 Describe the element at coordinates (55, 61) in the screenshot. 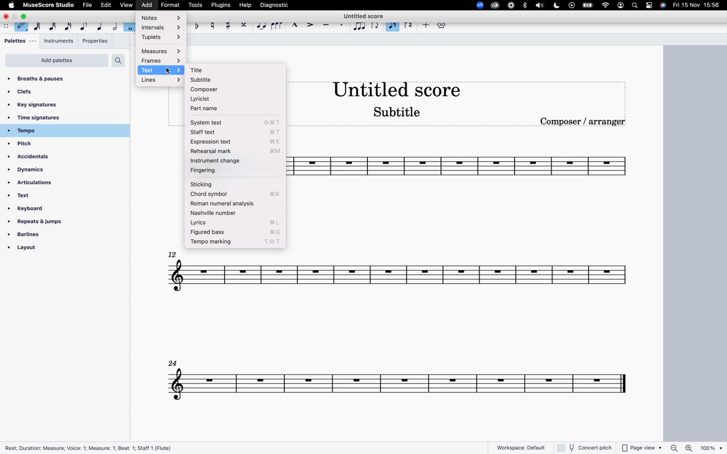

I see `add palettes` at that location.